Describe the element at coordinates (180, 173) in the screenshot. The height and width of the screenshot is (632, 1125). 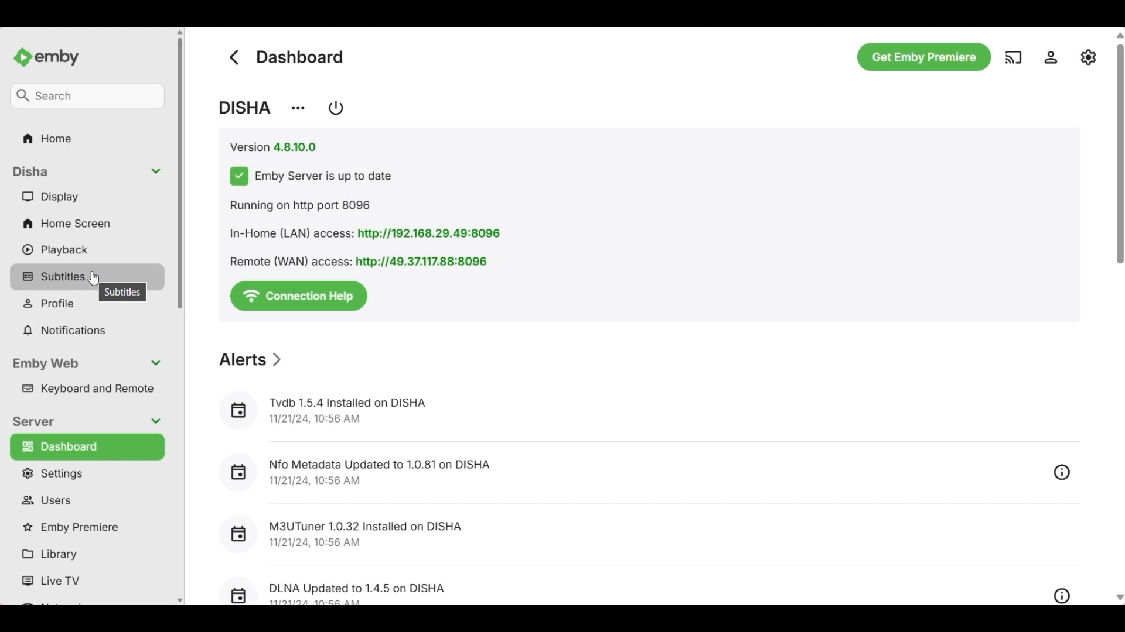
I see `Vertical slide bar for left panel` at that location.